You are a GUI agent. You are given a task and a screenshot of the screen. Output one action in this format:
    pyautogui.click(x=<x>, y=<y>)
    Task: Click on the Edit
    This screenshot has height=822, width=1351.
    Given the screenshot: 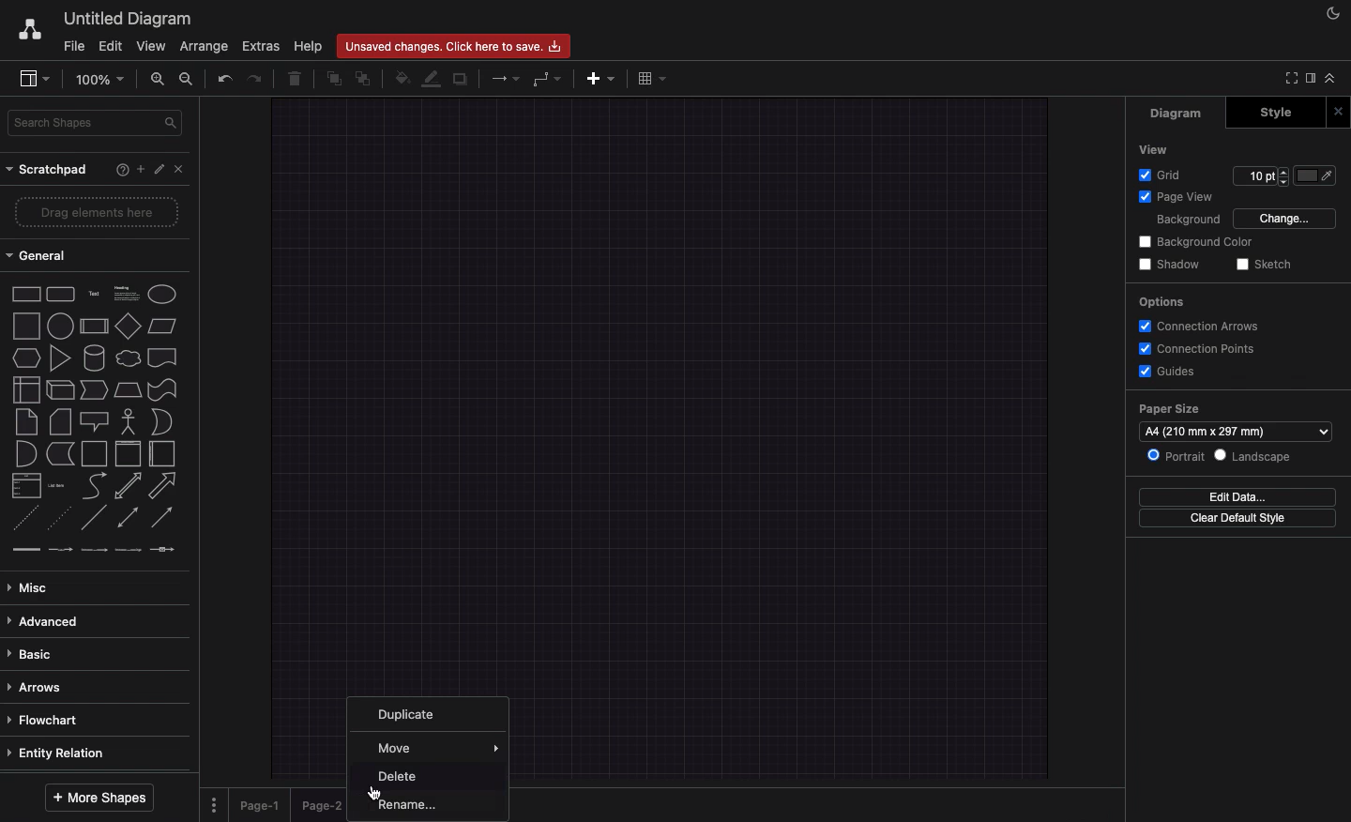 What is the action you would take?
    pyautogui.click(x=160, y=168)
    